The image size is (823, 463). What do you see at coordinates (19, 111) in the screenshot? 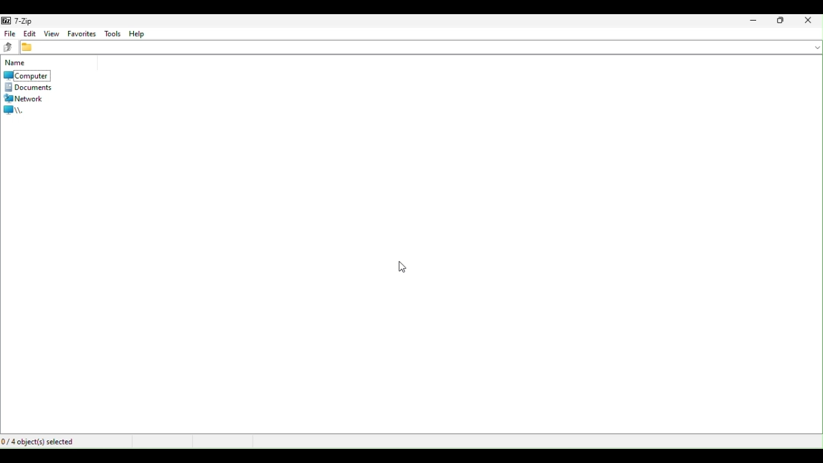
I see `root` at bounding box center [19, 111].